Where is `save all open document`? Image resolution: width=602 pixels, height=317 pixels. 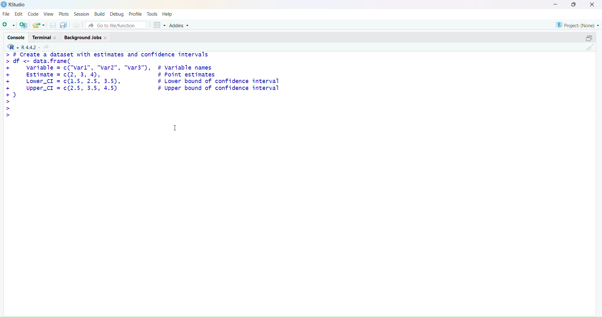
save all open document is located at coordinates (63, 25).